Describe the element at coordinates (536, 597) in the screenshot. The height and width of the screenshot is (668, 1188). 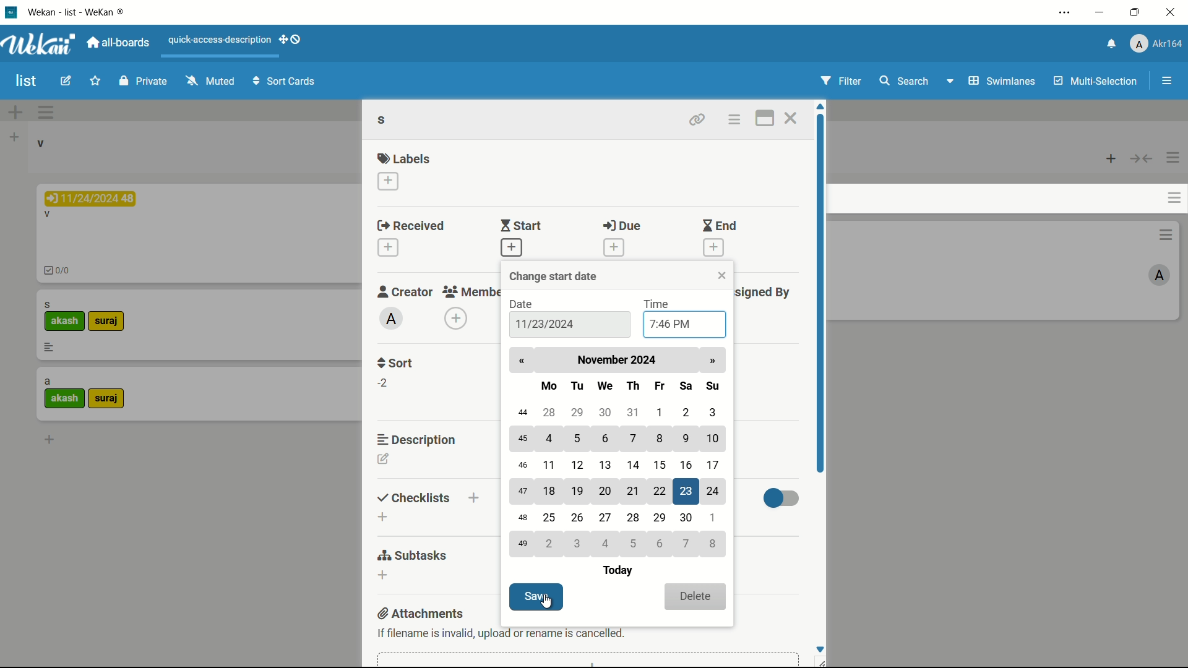
I see `save` at that location.